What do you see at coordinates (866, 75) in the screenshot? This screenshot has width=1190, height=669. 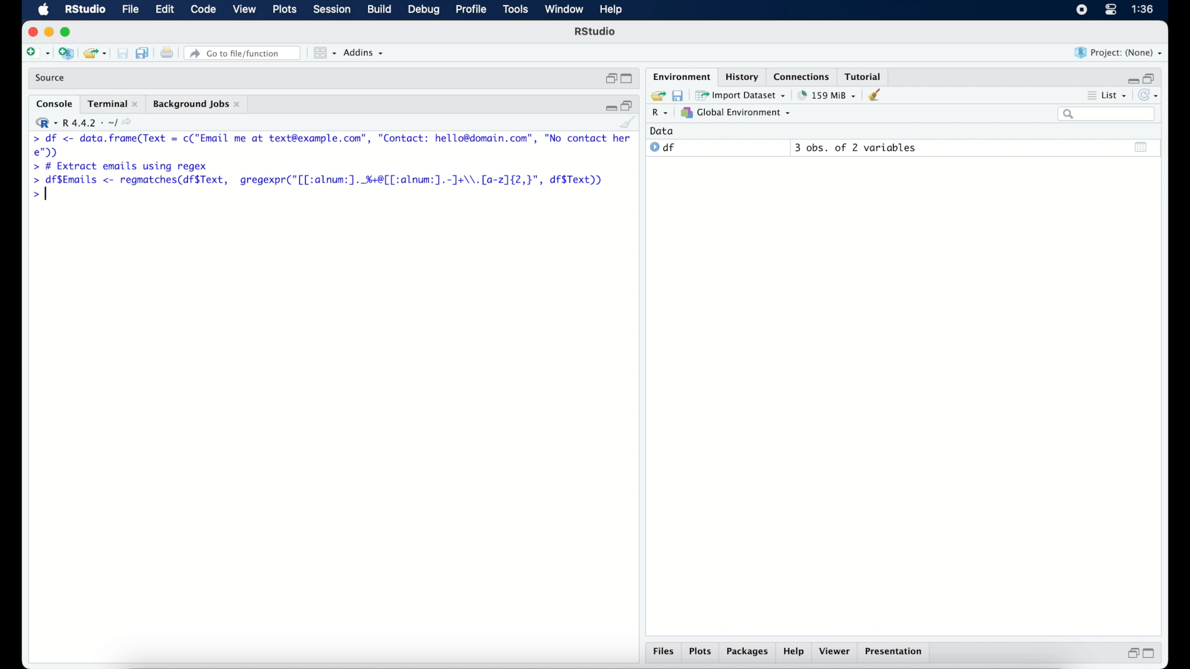 I see `tutorial` at bounding box center [866, 75].